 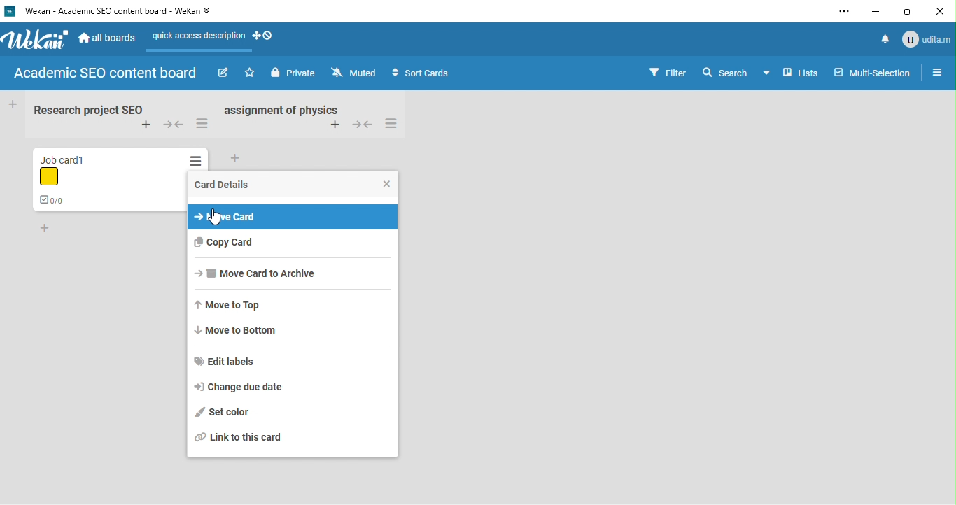 What do you see at coordinates (202, 123) in the screenshot?
I see `list actions` at bounding box center [202, 123].